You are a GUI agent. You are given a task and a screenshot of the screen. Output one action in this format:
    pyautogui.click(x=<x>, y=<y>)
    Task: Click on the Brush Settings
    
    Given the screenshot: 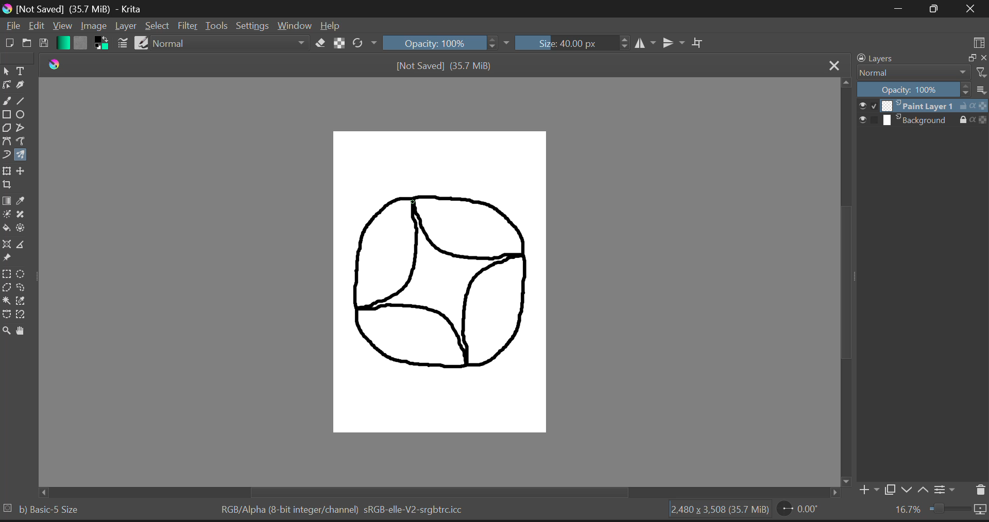 What is the action you would take?
    pyautogui.click(x=123, y=43)
    